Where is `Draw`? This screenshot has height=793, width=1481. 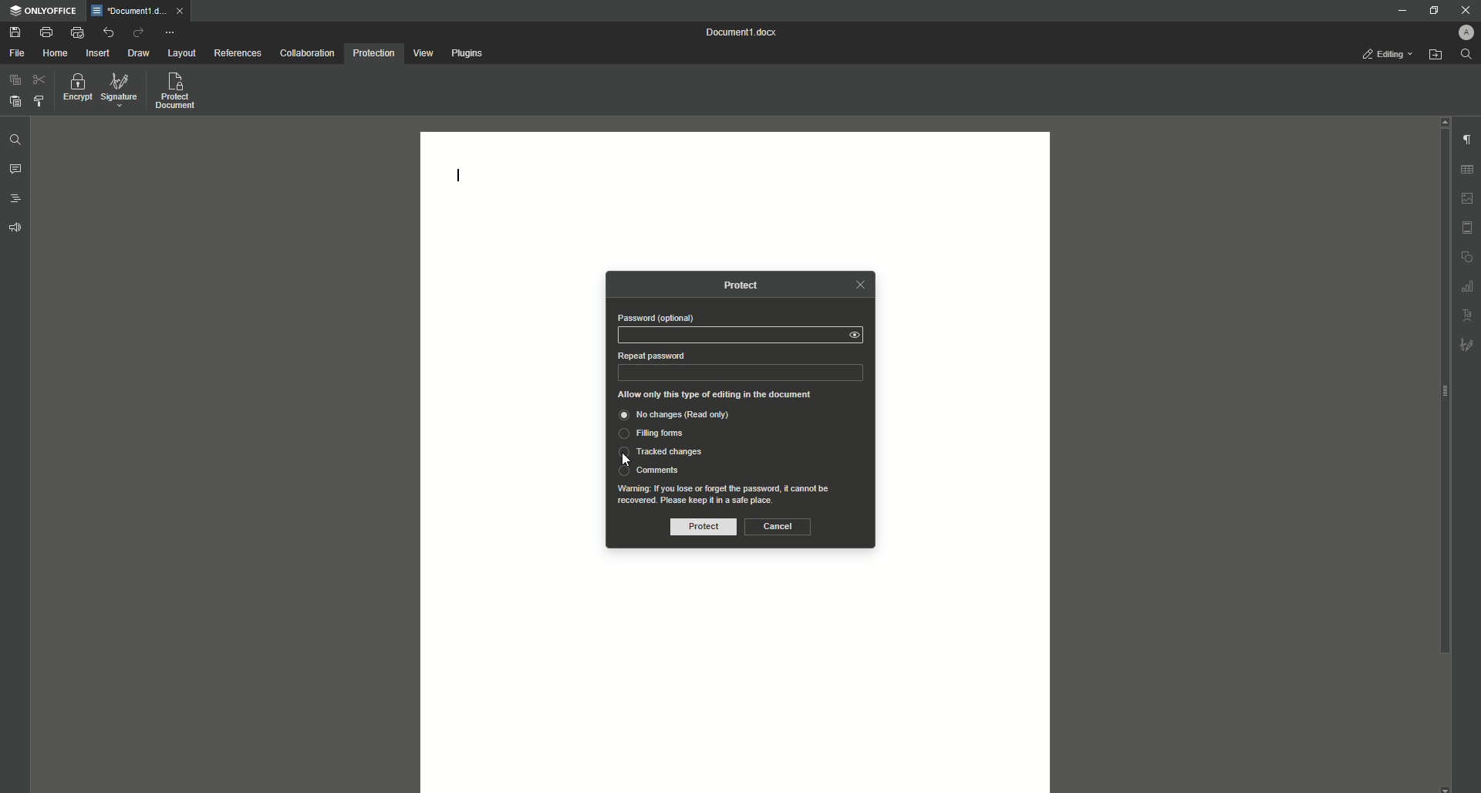 Draw is located at coordinates (140, 53).